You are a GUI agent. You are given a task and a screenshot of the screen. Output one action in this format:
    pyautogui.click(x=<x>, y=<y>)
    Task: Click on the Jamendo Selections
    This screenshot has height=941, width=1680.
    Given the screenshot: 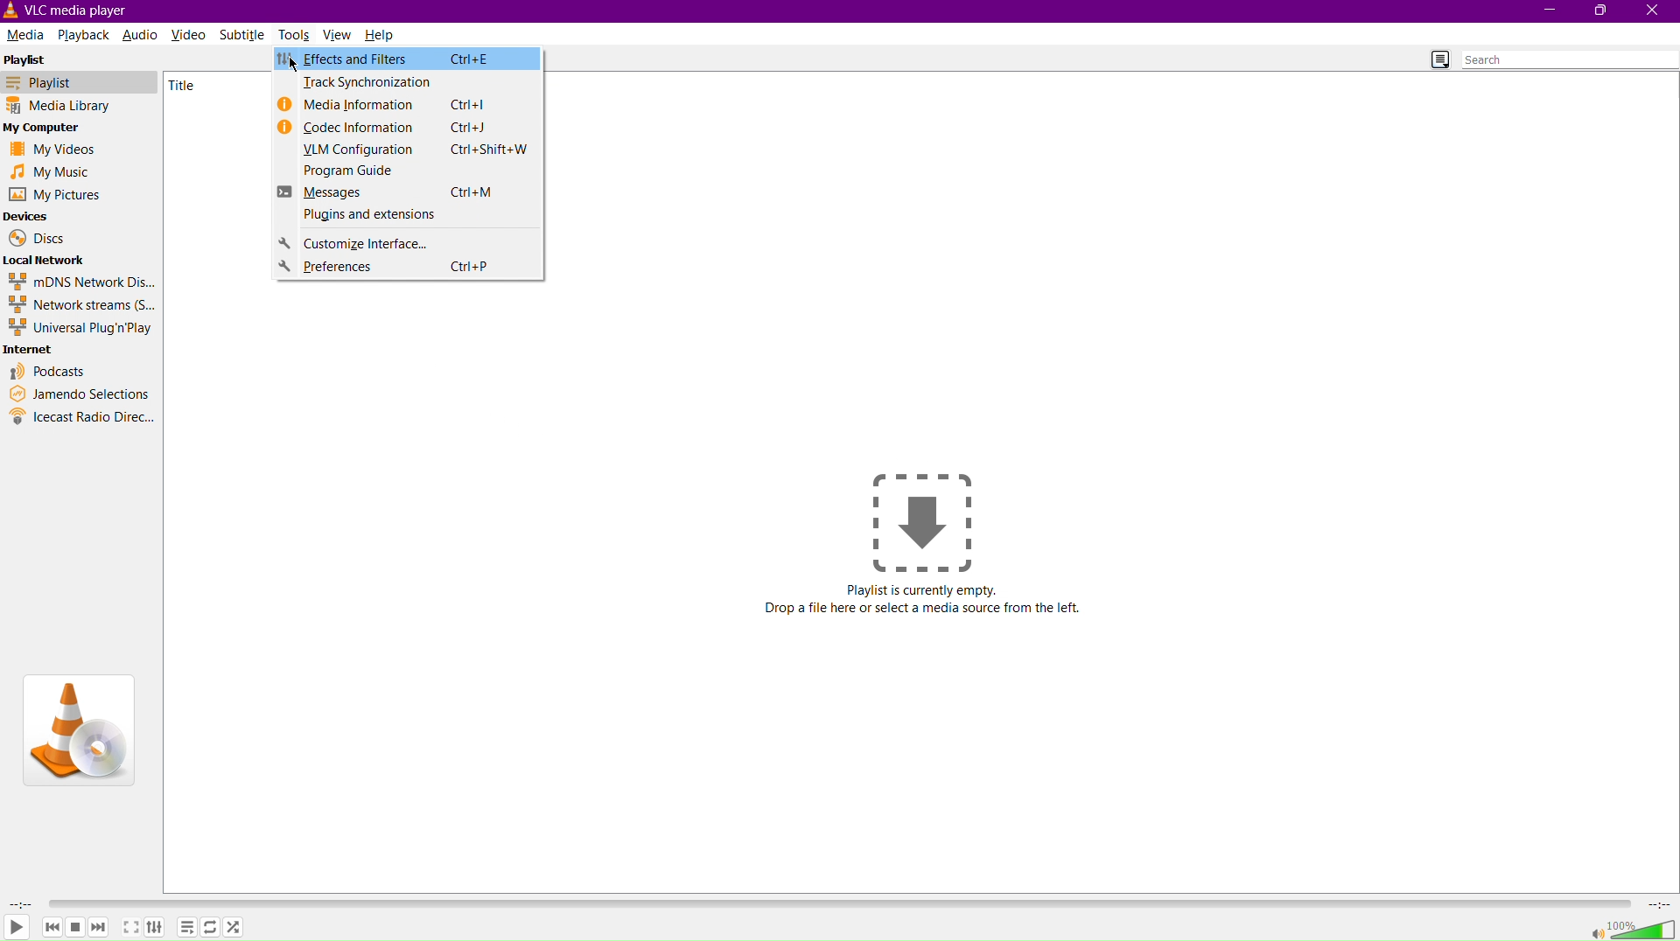 What is the action you would take?
    pyautogui.click(x=80, y=394)
    